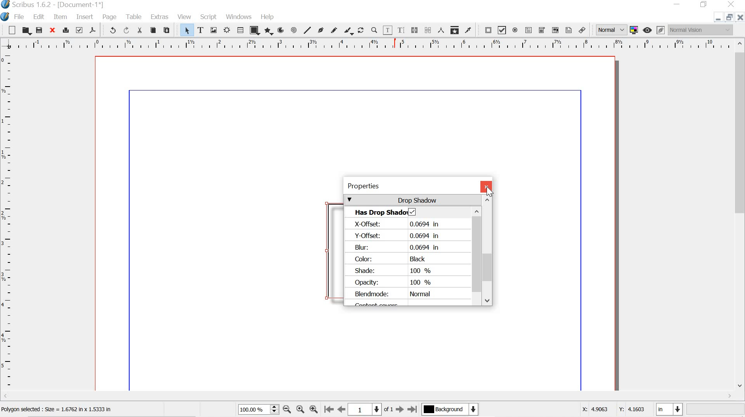  Describe the element at coordinates (397, 235) in the screenshot. I see `Y-Offset: 0.0694 in` at that location.